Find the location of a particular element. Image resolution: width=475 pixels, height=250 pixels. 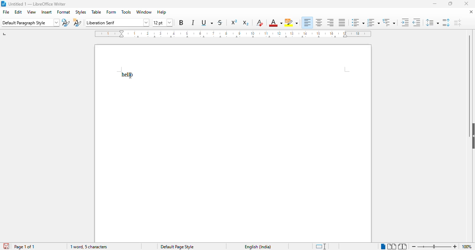

edit is located at coordinates (18, 12).